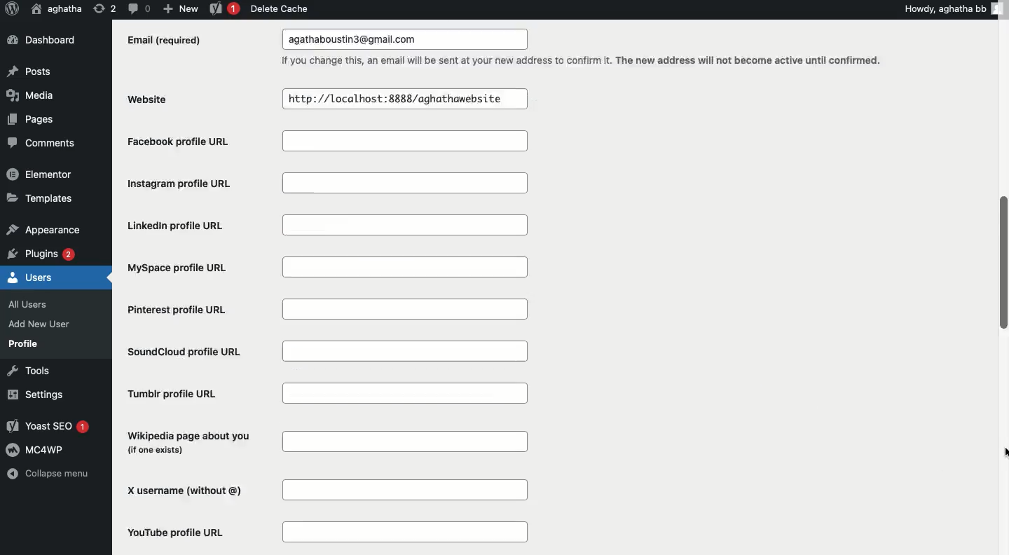 This screenshot has height=555, width=1009. I want to click on Dashboard, so click(48, 41).